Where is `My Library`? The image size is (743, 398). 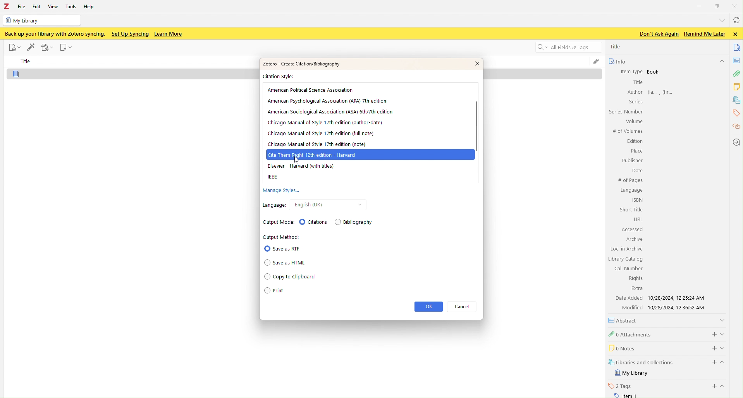 My Library is located at coordinates (41, 20).